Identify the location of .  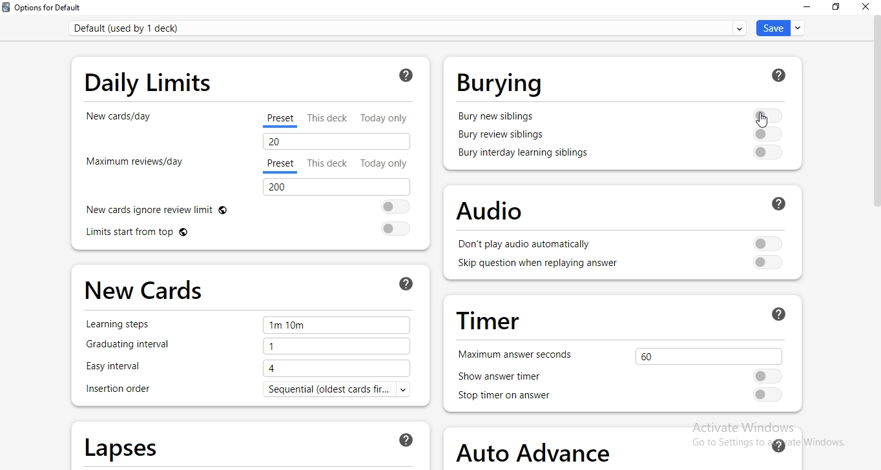
(784, 203).